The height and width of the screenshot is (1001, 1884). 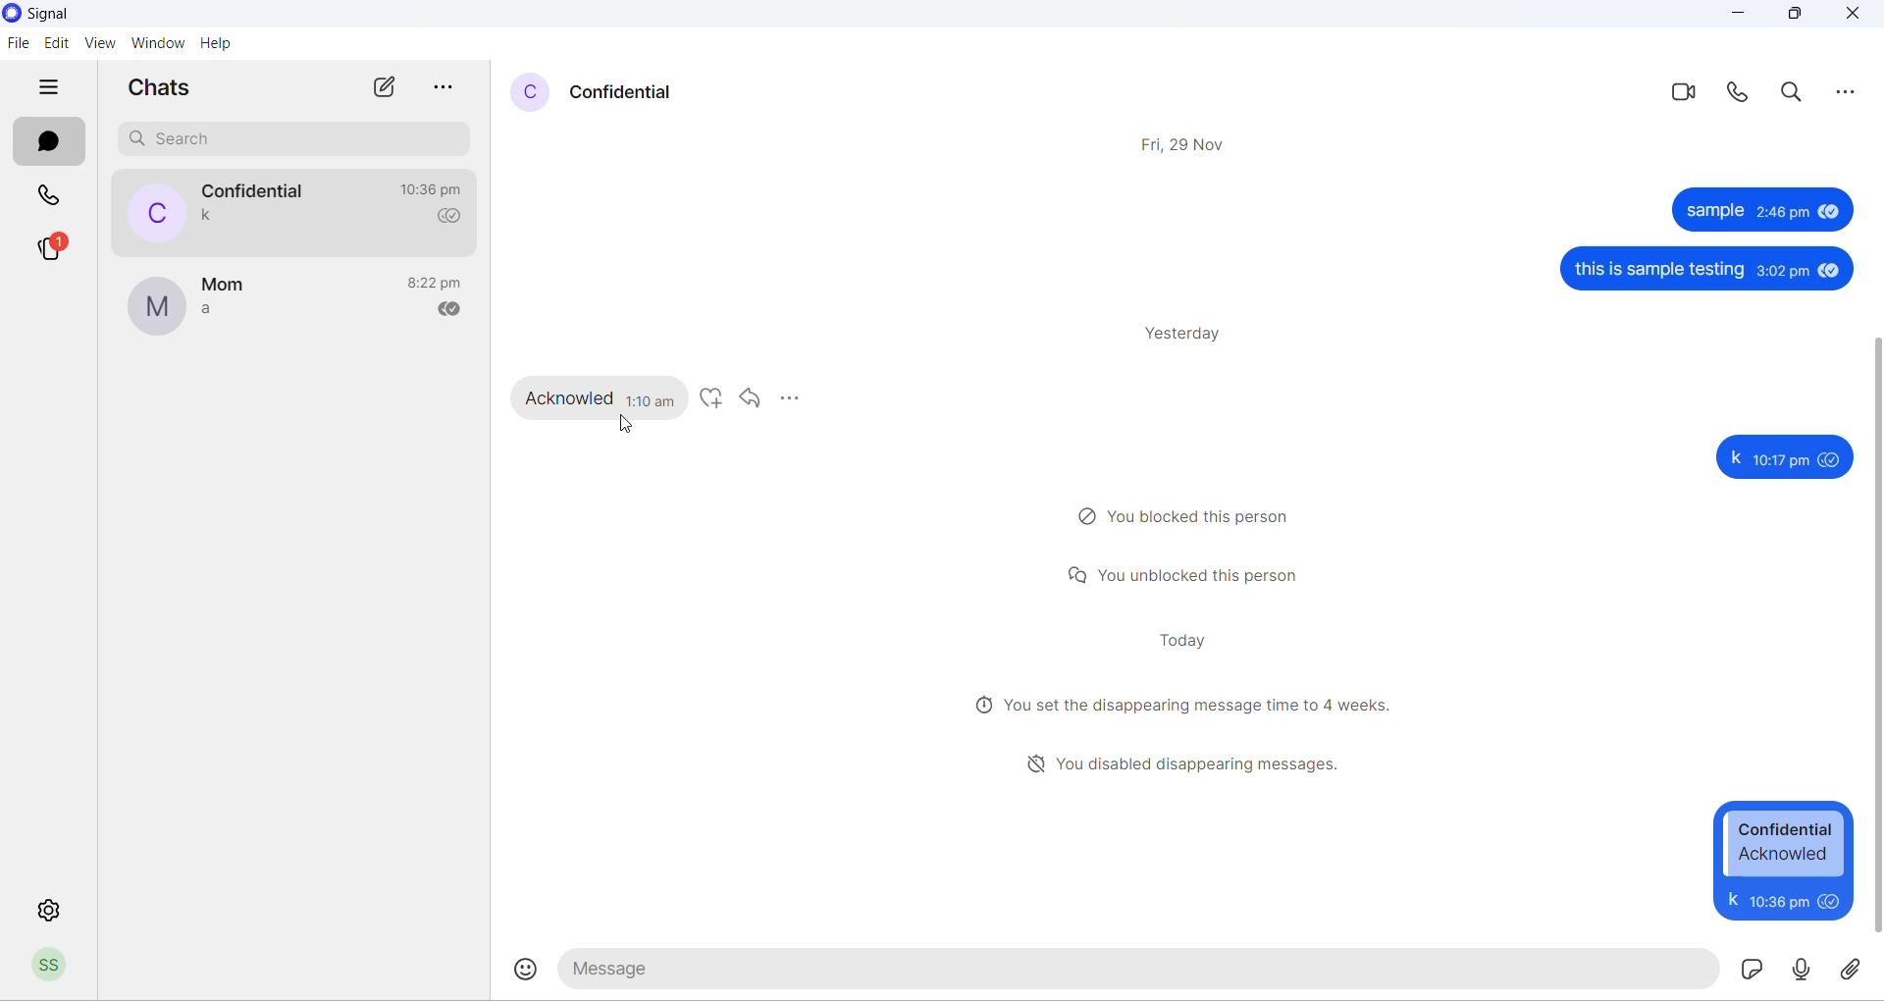 What do you see at coordinates (1660, 272) in the screenshot?
I see `this is sample testing` at bounding box center [1660, 272].